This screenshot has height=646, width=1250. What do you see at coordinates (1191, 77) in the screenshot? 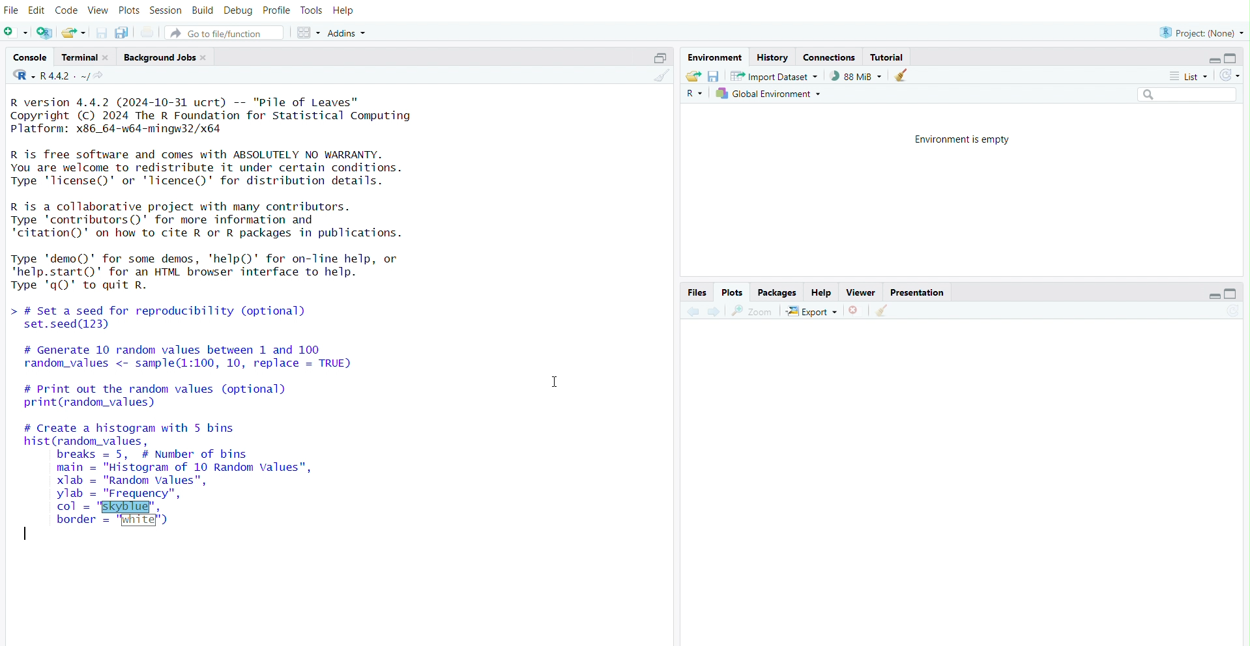
I see `list` at bounding box center [1191, 77].